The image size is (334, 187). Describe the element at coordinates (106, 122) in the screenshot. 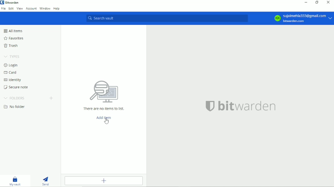

I see `cursor` at that location.